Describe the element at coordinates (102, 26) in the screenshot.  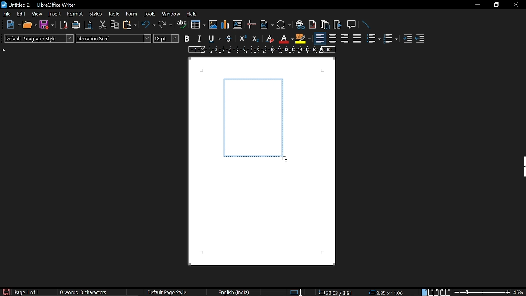
I see `cut` at that location.